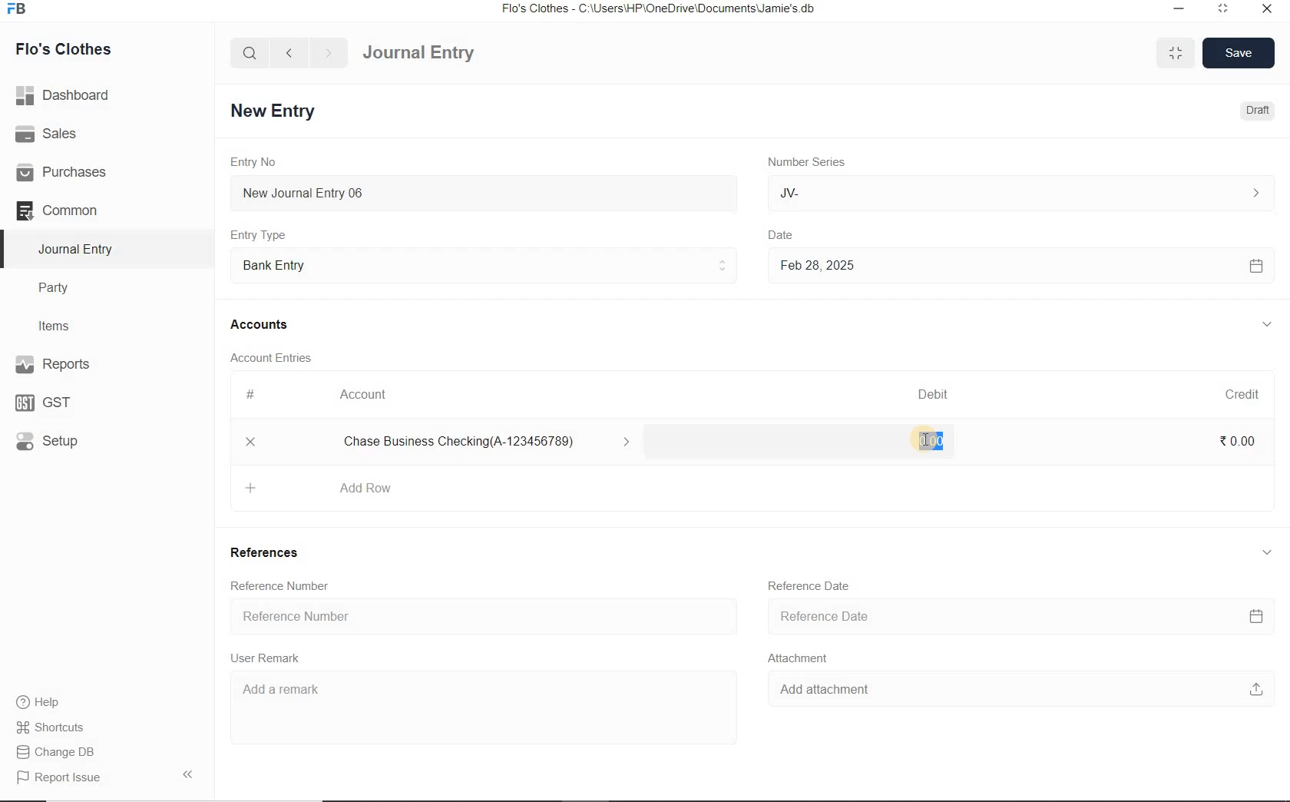 This screenshot has height=802, width=1290. What do you see at coordinates (78, 249) in the screenshot?
I see `Journal Entry` at bounding box center [78, 249].